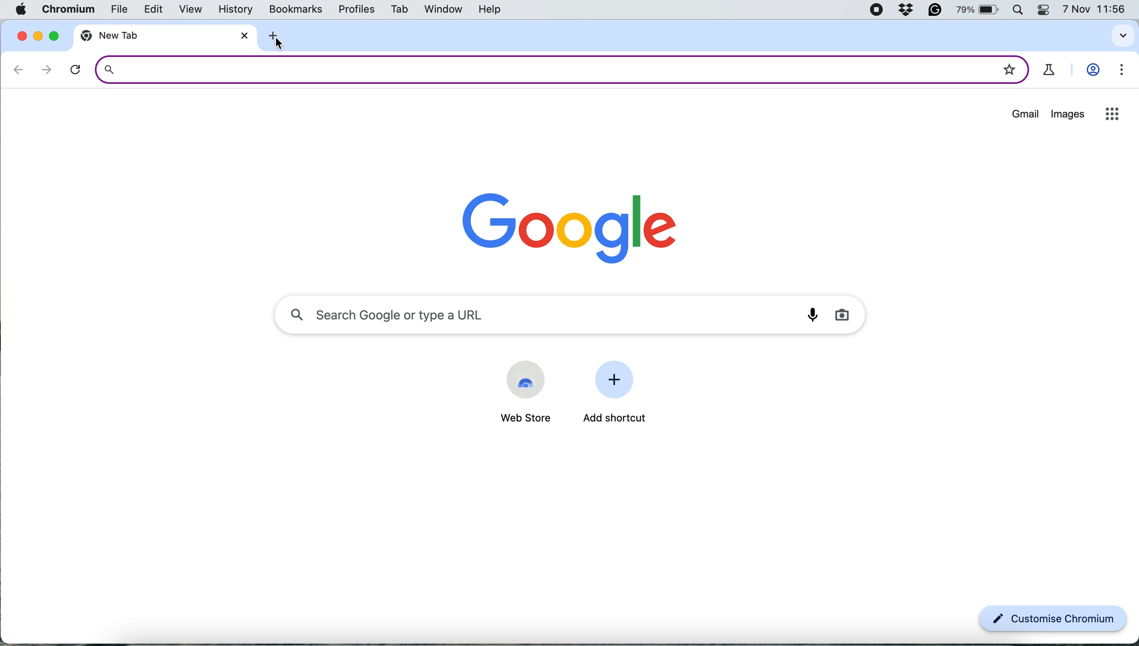 The height and width of the screenshot is (646, 1139). What do you see at coordinates (130, 36) in the screenshot?
I see `new tab` at bounding box center [130, 36].